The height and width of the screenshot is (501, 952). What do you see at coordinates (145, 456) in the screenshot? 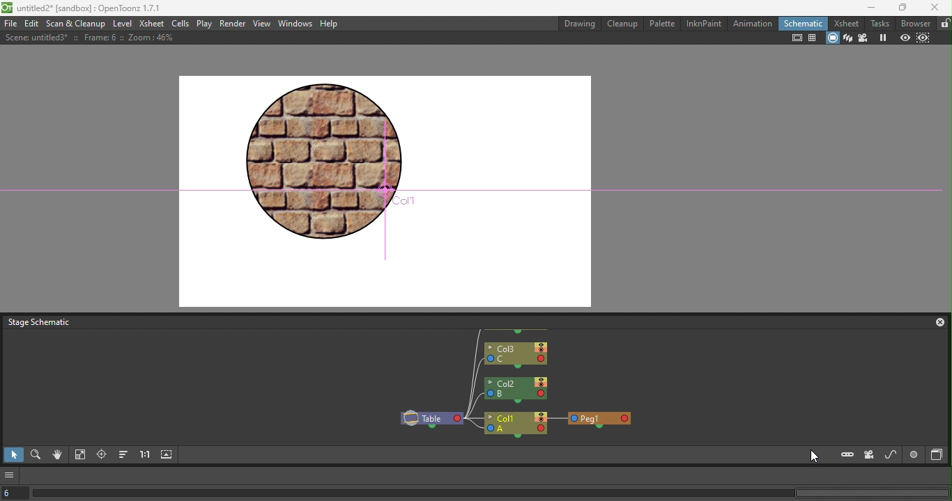
I see `Reset size` at bounding box center [145, 456].